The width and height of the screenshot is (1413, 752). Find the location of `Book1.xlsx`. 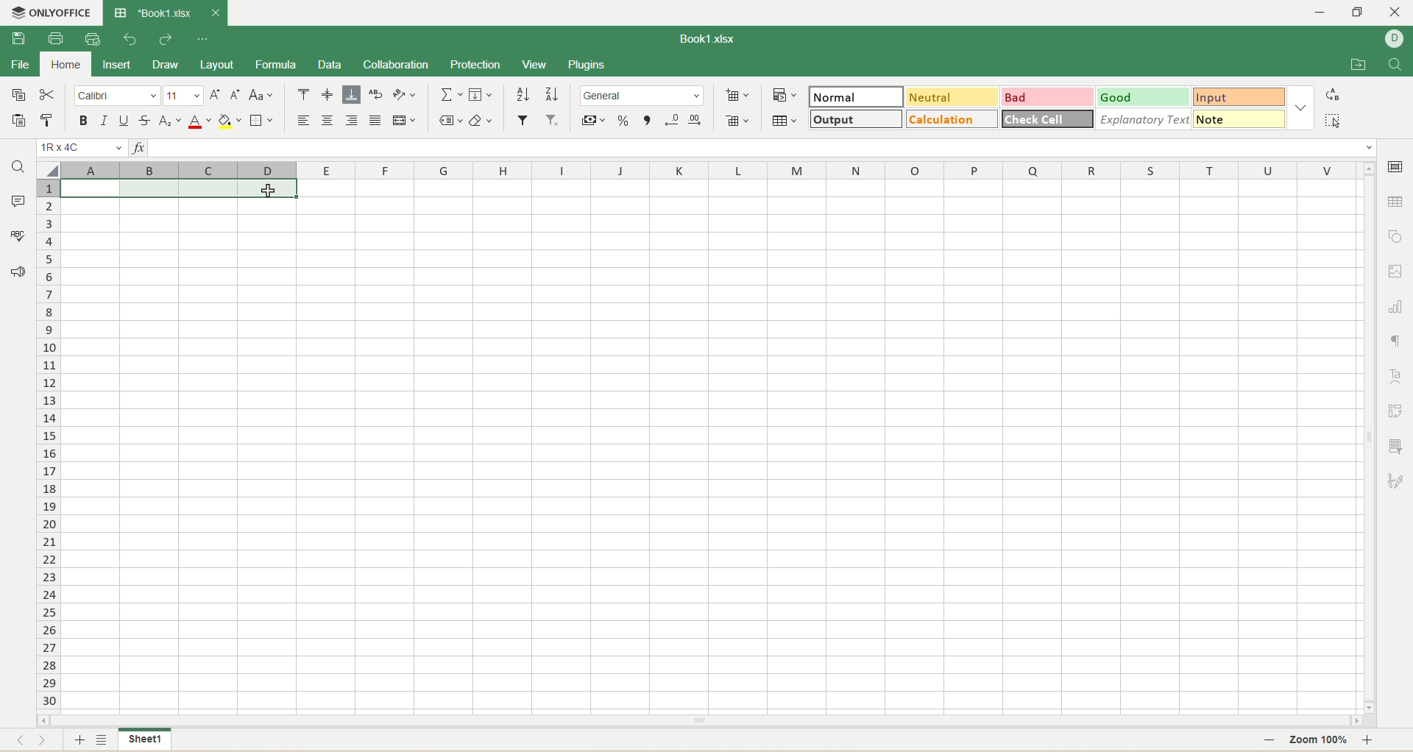

Book1.xlsx is located at coordinates (152, 13).